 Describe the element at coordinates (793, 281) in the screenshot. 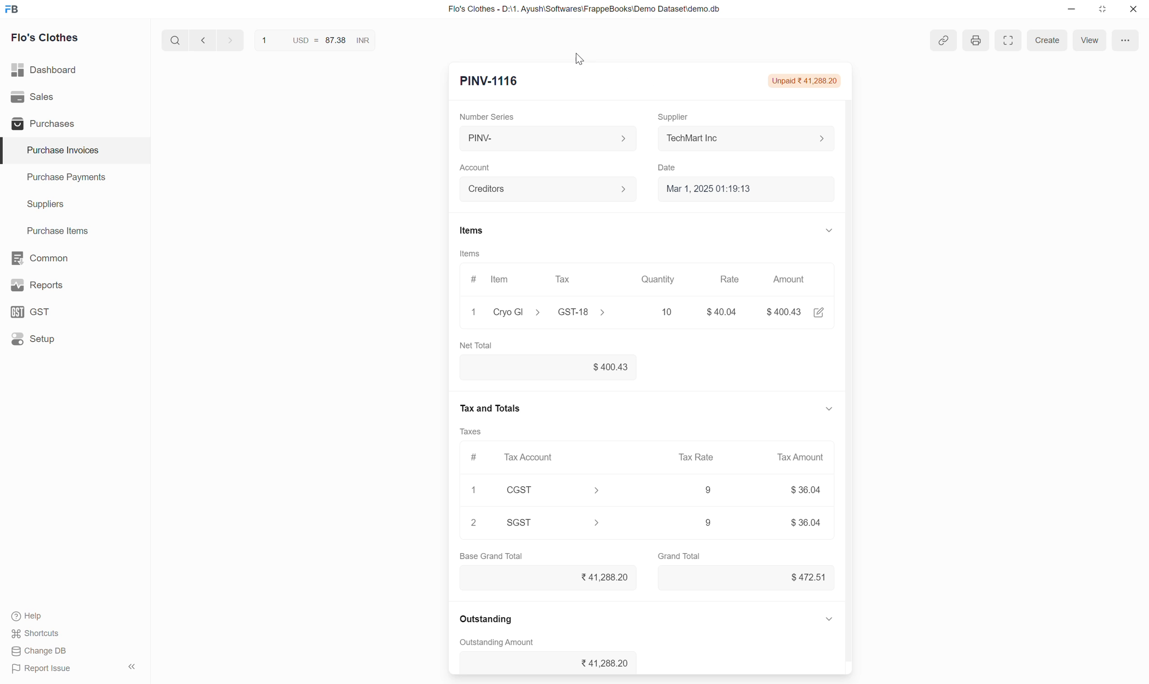

I see `Amount` at that location.